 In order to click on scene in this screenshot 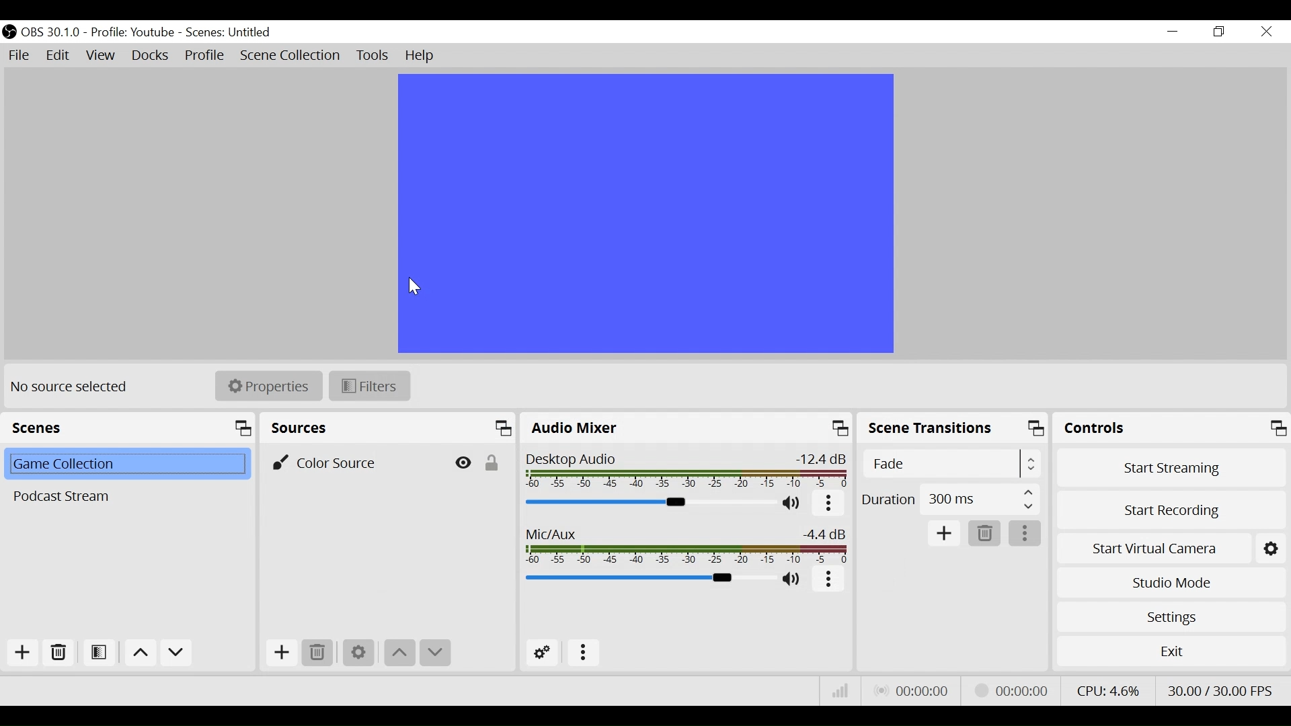, I will do `click(229, 33)`.